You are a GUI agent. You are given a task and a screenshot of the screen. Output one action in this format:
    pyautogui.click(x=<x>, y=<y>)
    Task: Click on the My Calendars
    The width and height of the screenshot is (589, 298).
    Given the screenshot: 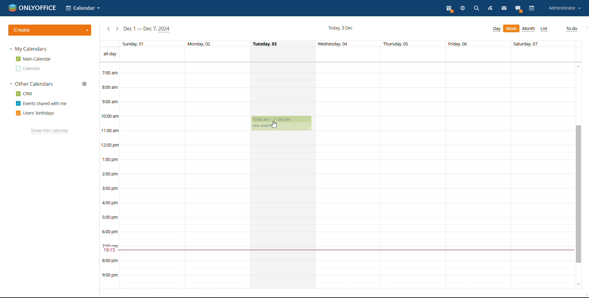 What is the action you would take?
    pyautogui.click(x=29, y=49)
    